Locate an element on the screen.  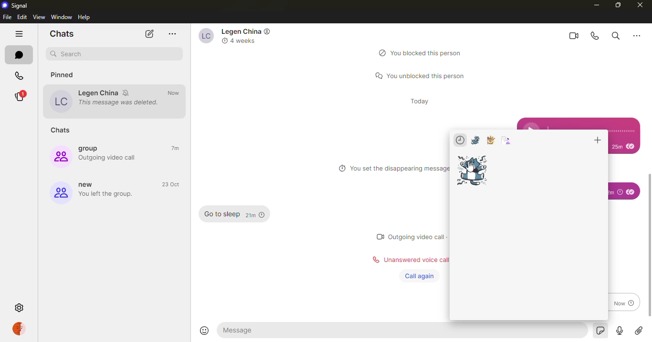
chats is located at coordinates (20, 55).